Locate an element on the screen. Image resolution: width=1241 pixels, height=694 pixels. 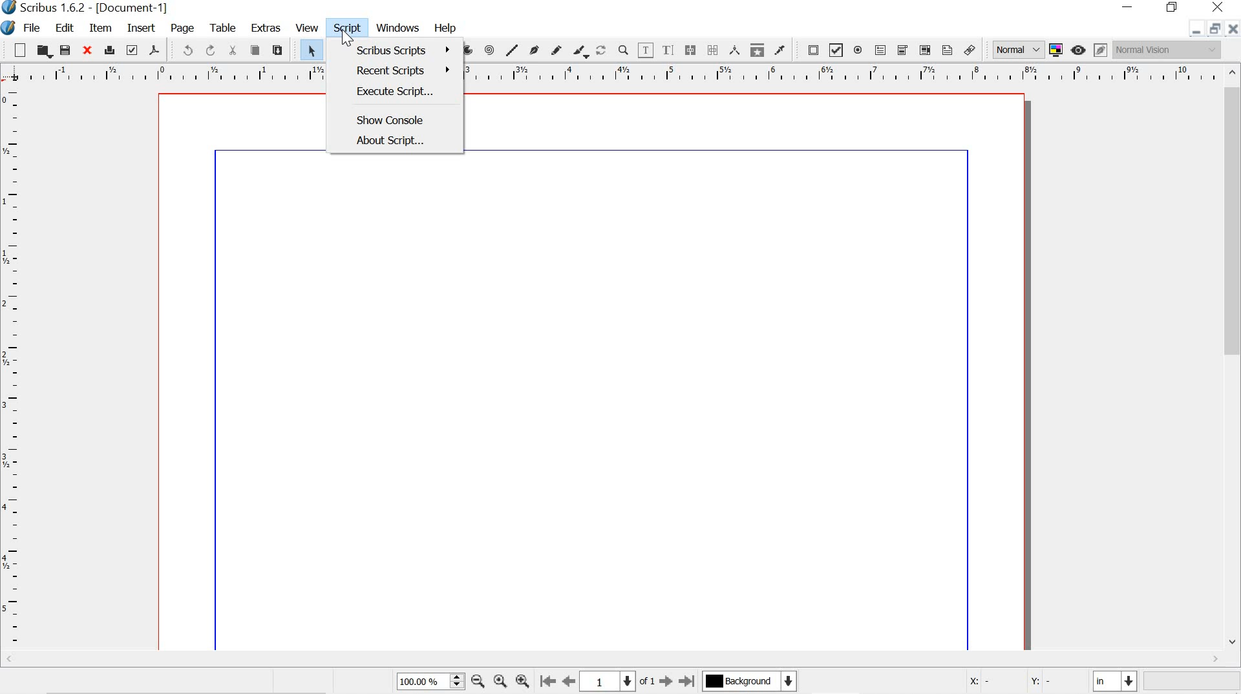
cut is located at coordinates (234, 50).